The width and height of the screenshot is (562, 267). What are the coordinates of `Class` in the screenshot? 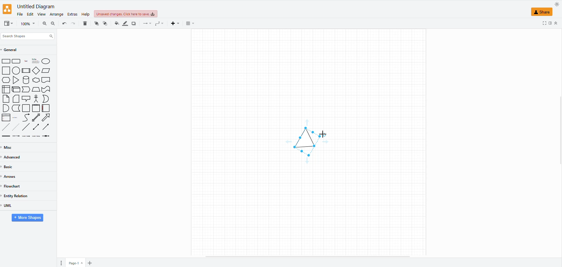 It's located at (6, 118).